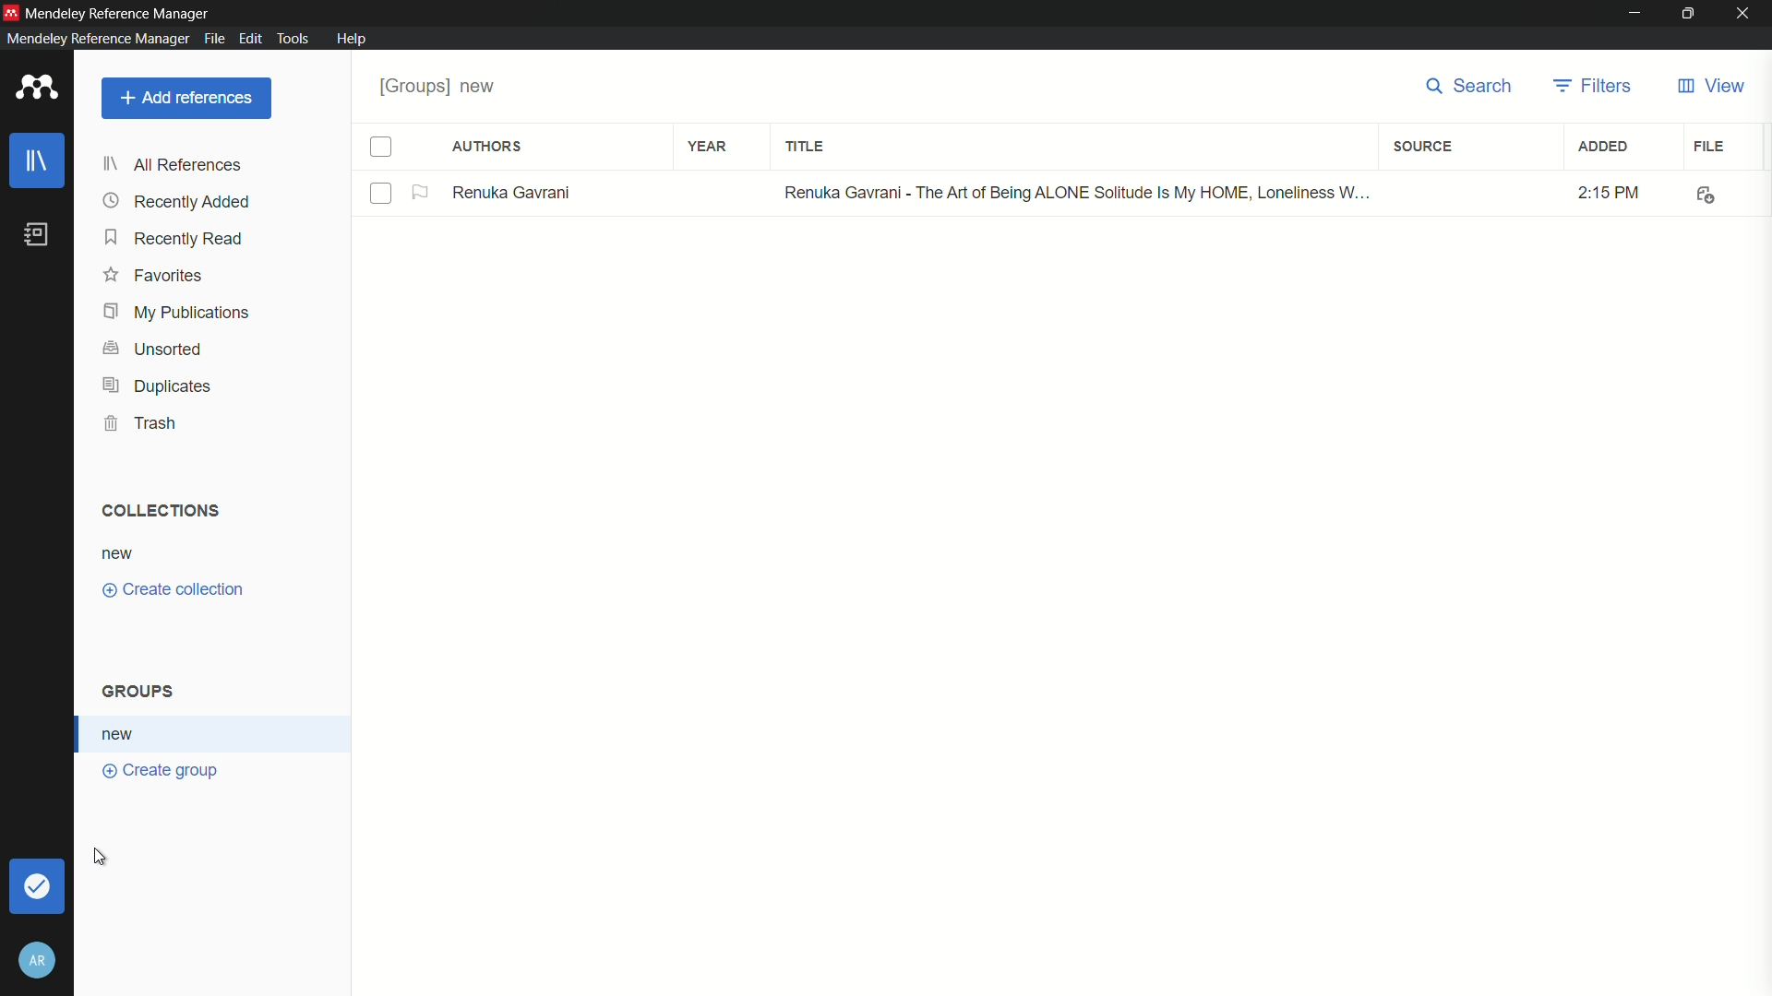 The height and width of the screenshot is (996, 1772). Describe the element at coordinates (1709, 148) in the screenshot. I see `file` at that location.